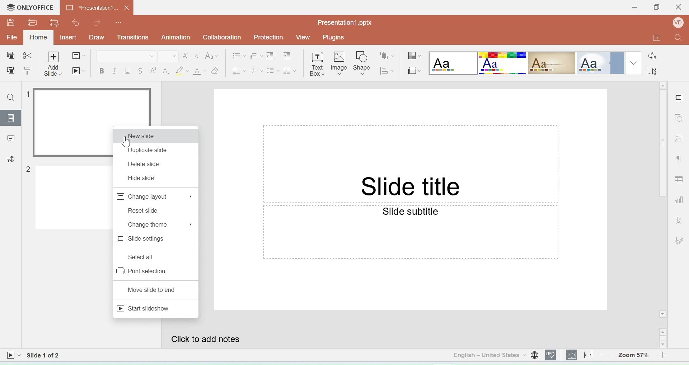 Image resolution: width=689 pixels, height=365 pixels. Describe the element at coordinates (411, 211) in the screenshot. I see `Slide subtitle` at that location.